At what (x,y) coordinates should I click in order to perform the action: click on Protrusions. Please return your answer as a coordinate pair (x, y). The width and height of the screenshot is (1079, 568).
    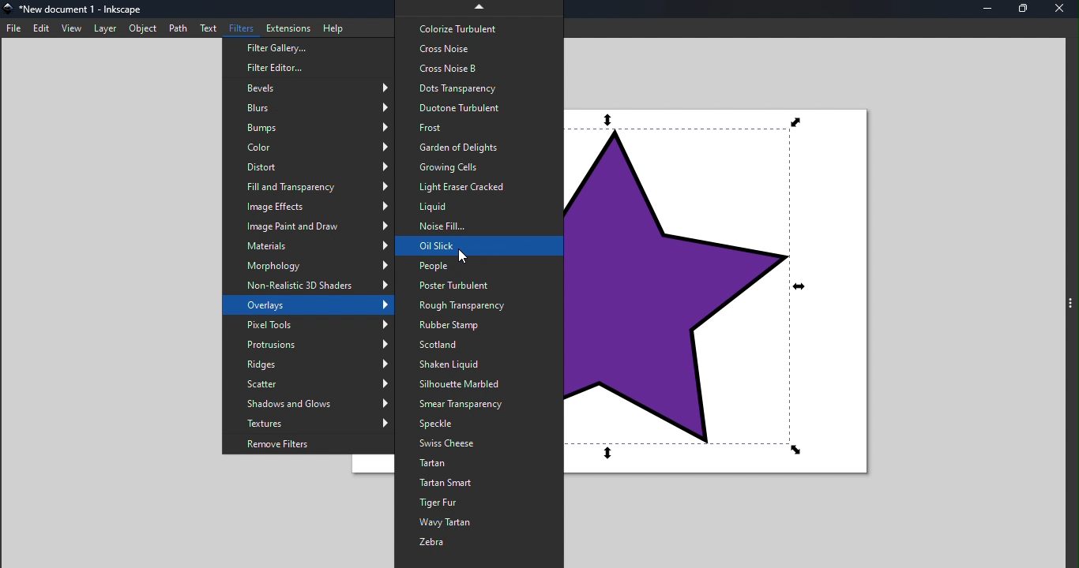
    Looking at the image, I should click on (310, 344).